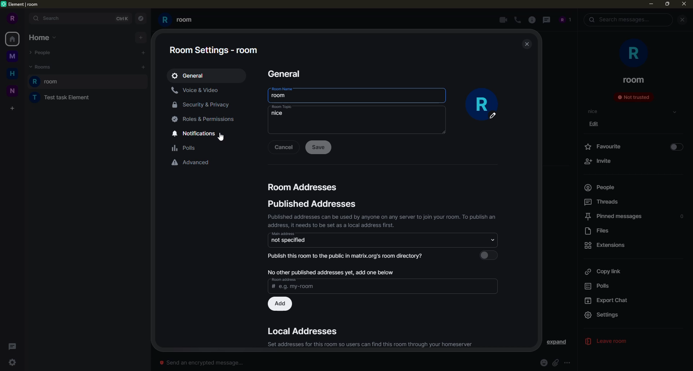 The height and width of the screenshot is (371, 693). I want to click on nice, so click(279, 114).